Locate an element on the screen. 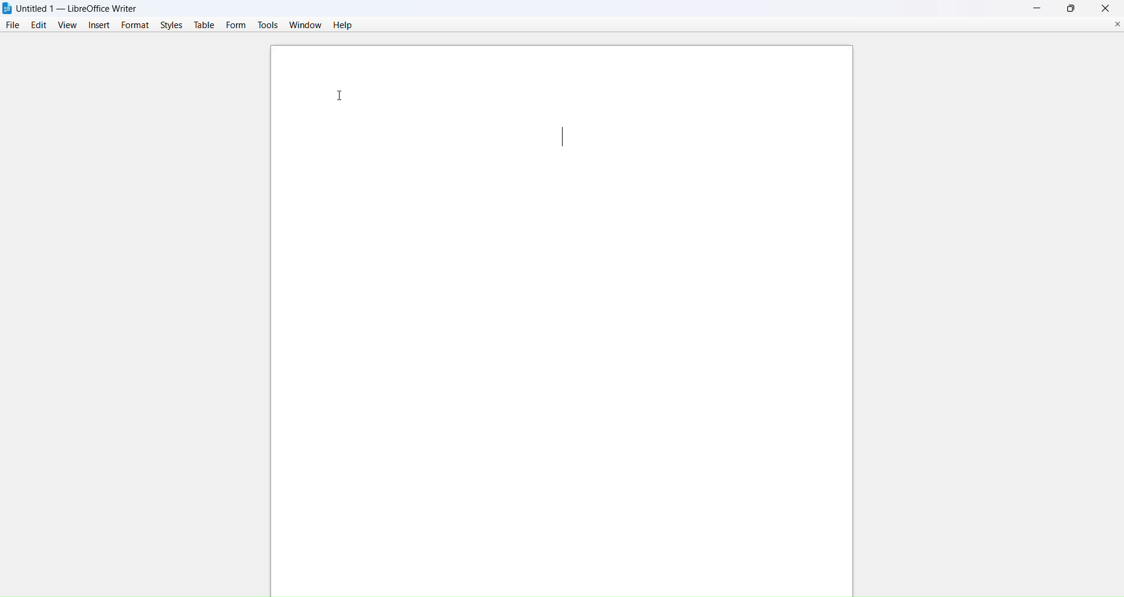 This screenshot has height=597, width=1124. edit is located at coordinates (40, 25).